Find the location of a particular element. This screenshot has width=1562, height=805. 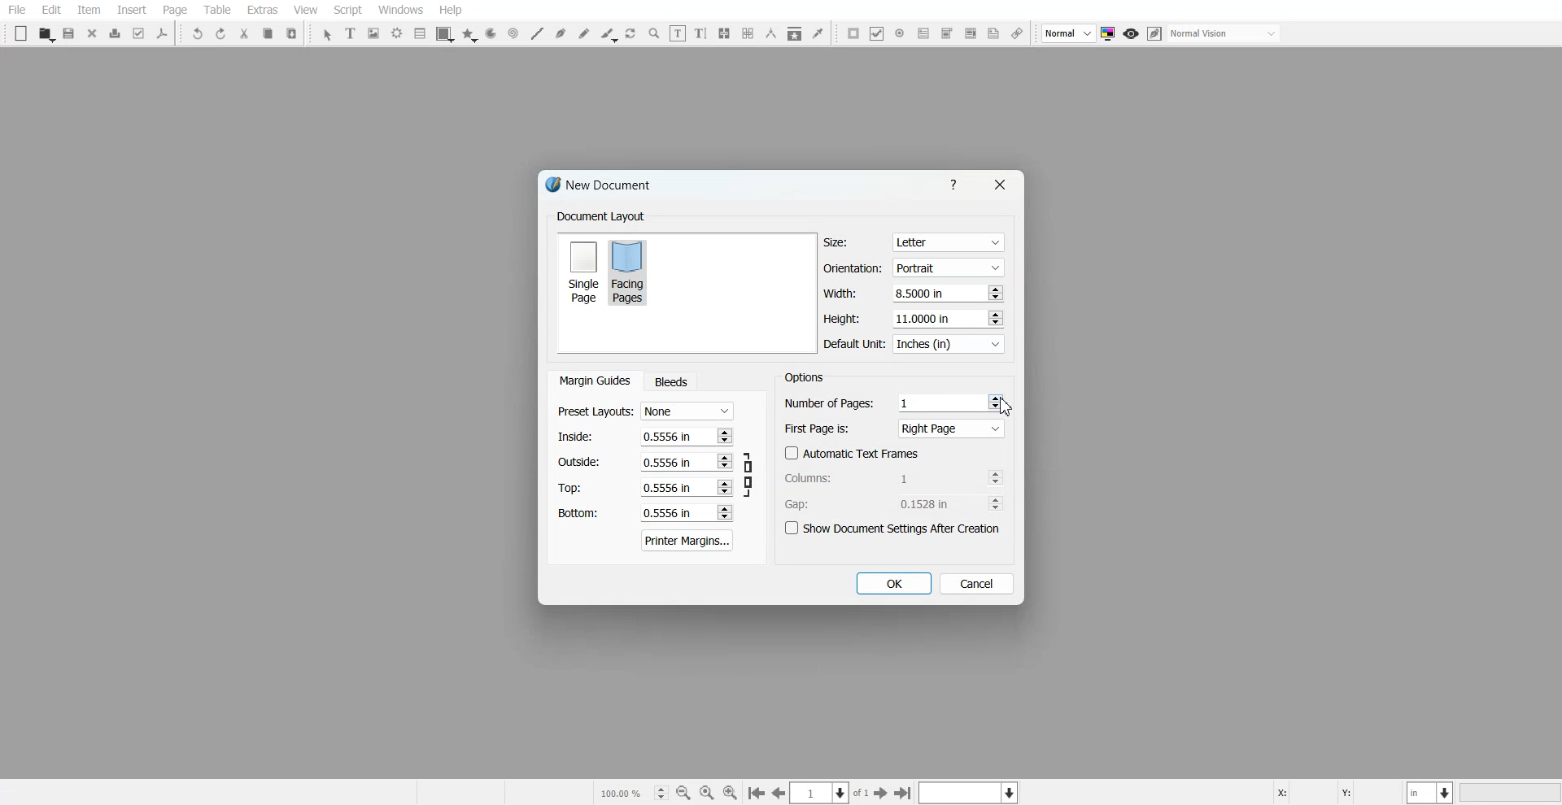

Table is located at coordinates (216, 10).